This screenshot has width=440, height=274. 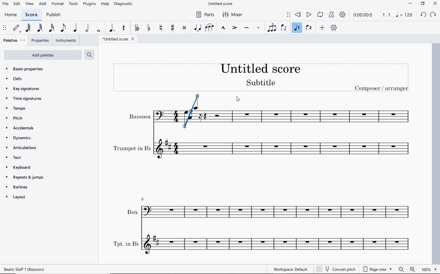 What do you see at coordinates (16, 197) in the screenshot?
I see `layout` at bounding box center [16, 197].